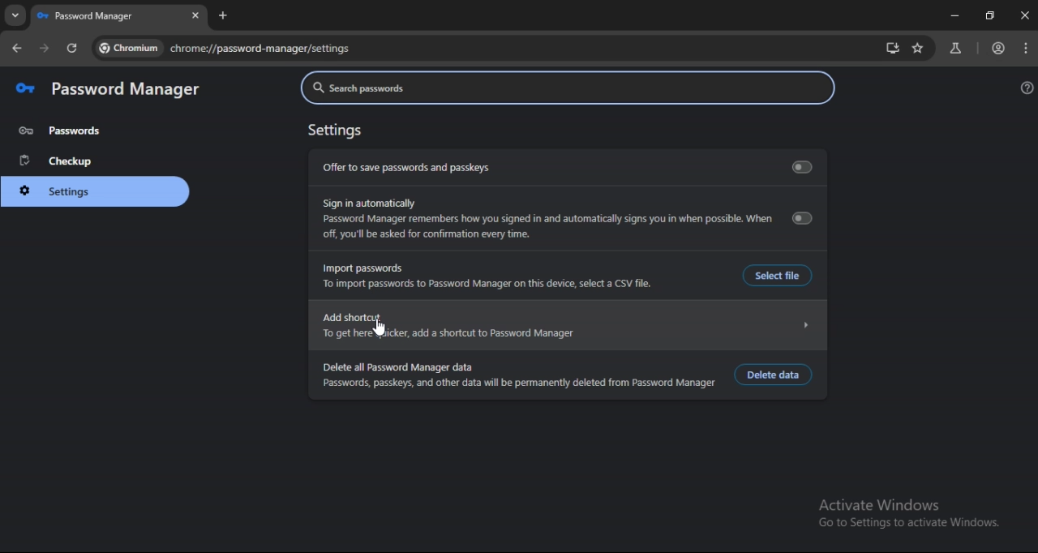 Image resolution: width=1038 pixels, height=553 pixels. Describe the element at coordinates (487, 276) in the screenshot. I see `Import passwords.
To import passwords to Password Manager on this device. select a CSV file.` at that location.